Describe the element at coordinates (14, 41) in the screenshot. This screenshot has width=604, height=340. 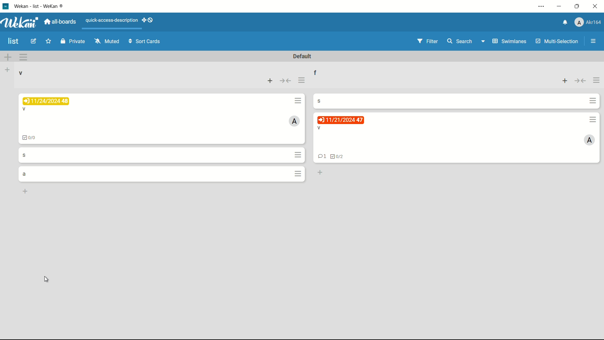
I see `board name` at that location.